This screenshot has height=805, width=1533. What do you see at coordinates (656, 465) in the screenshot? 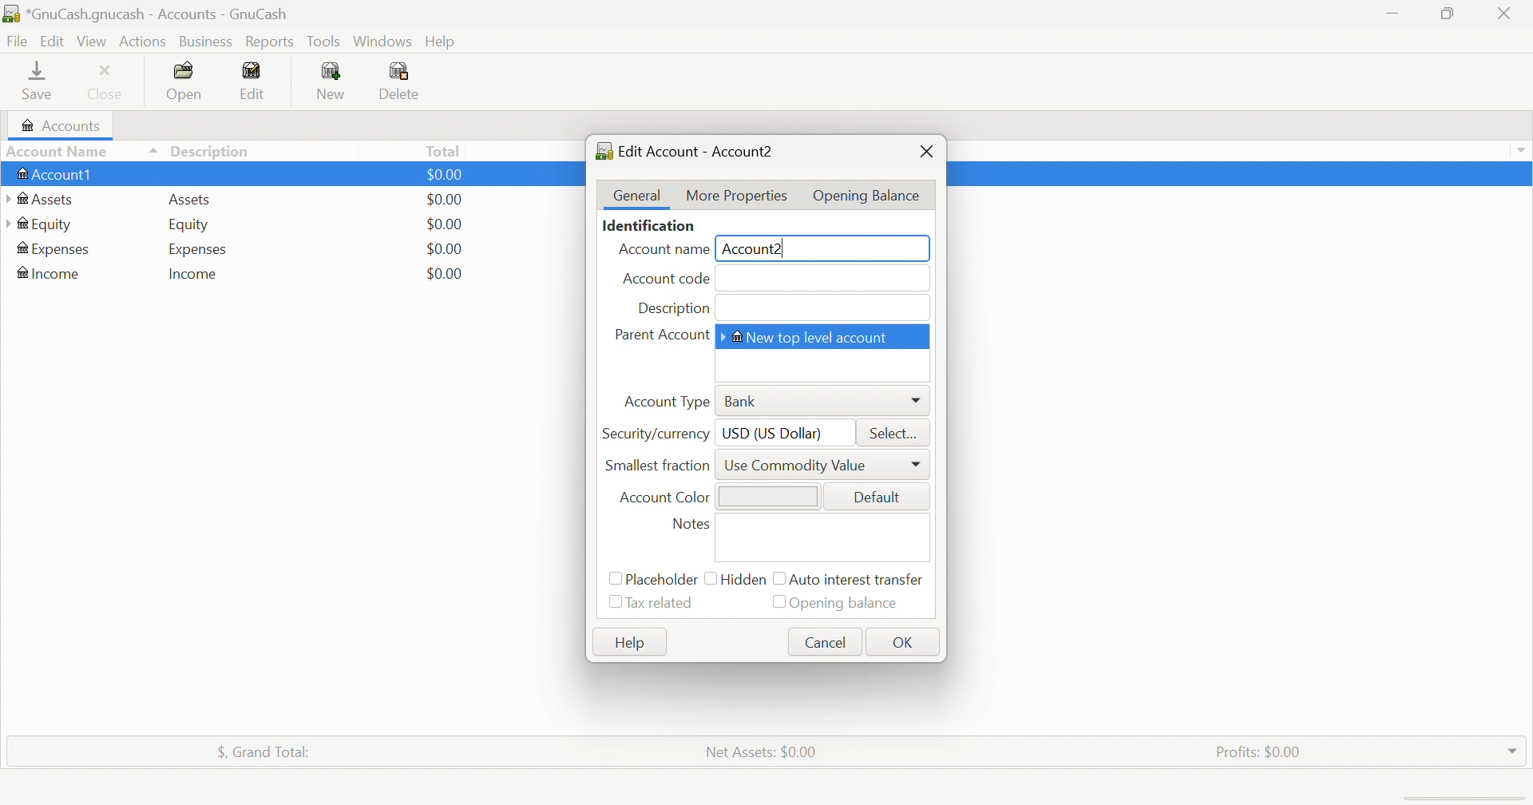
I see `Smallest Fraction` at bounding box center [656, 465].